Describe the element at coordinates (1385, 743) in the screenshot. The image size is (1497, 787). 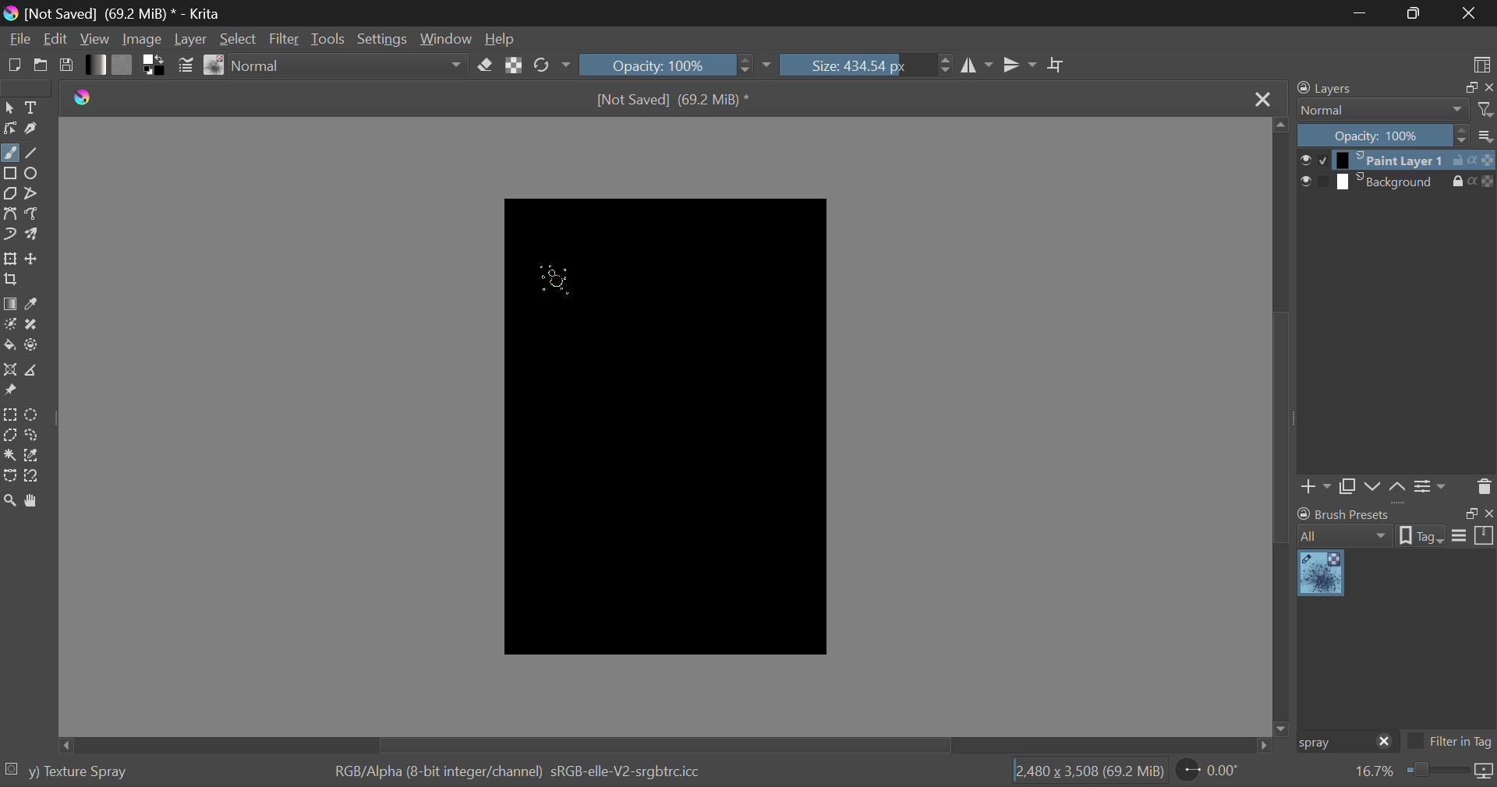
I see `close` at that location.